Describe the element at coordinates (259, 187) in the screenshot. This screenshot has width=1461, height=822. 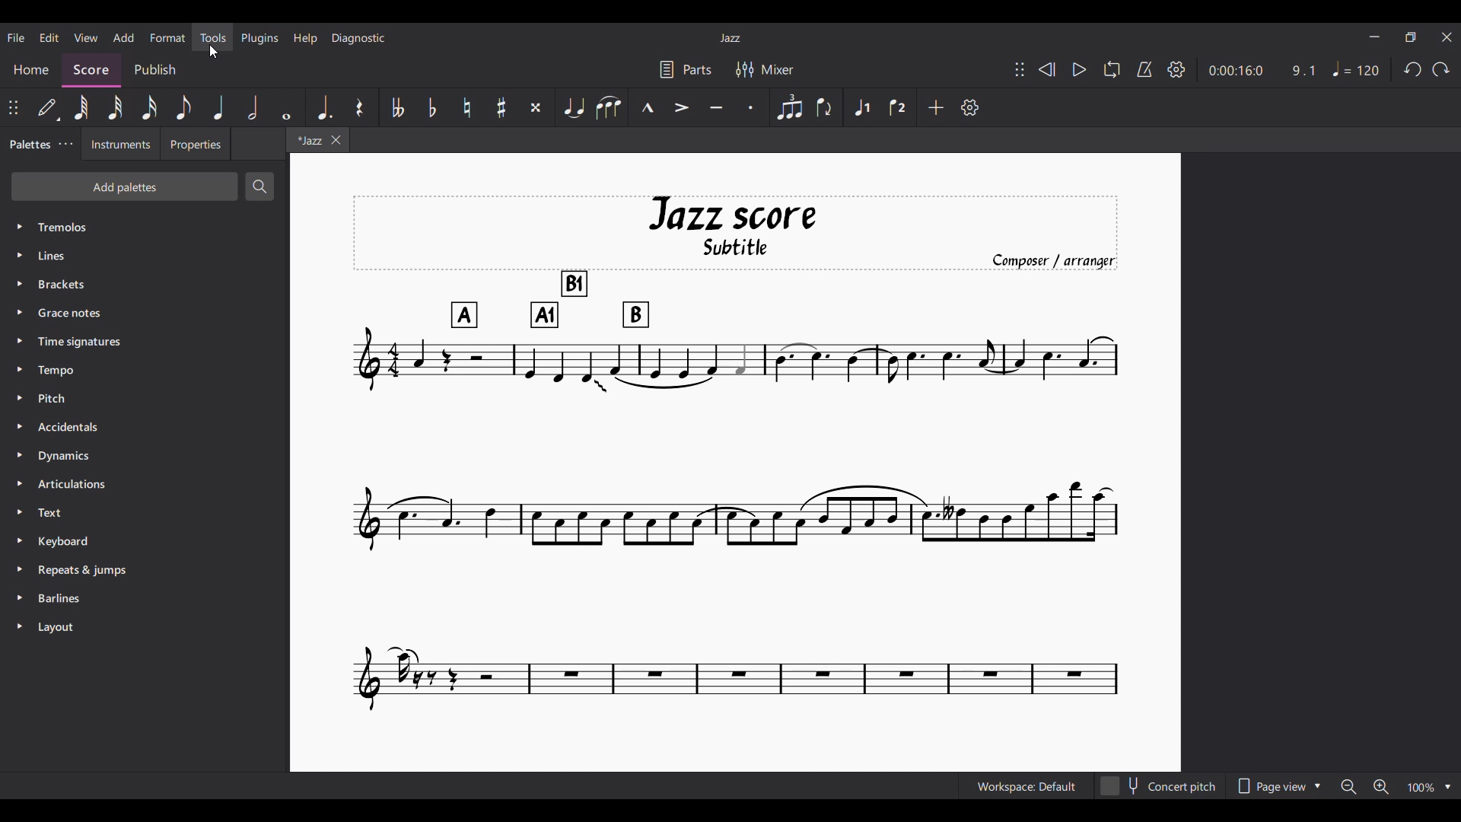
I see `Search` at that location.